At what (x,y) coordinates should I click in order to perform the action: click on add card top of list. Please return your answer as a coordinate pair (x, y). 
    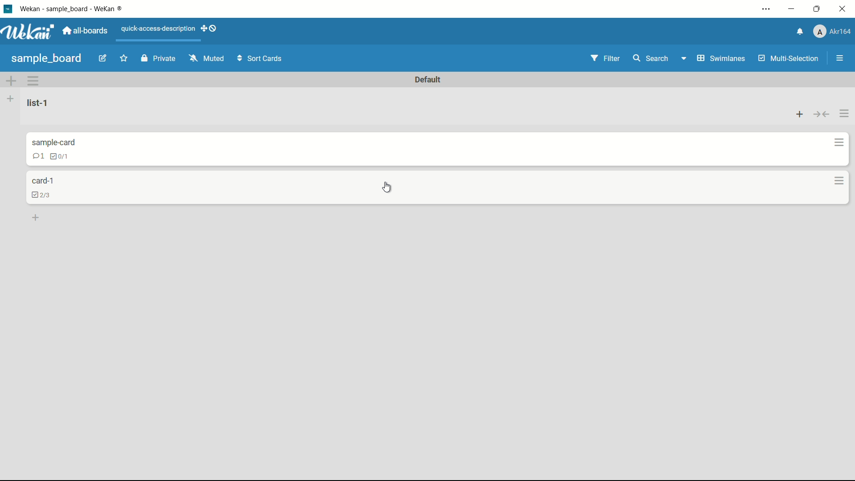
    Looking at the image, I should click on (798, 114).